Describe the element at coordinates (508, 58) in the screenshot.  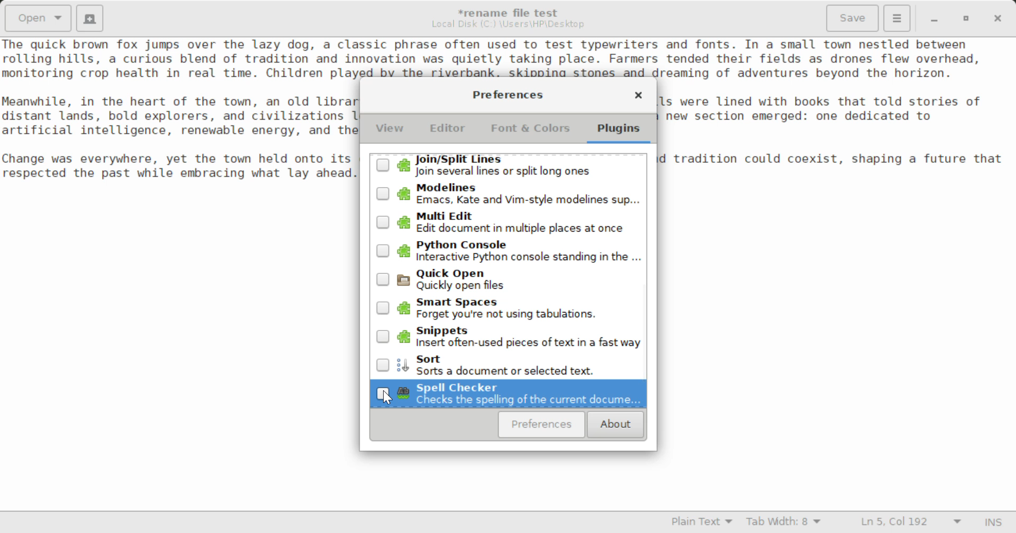
I see `Sample text about a charming town` at that location.